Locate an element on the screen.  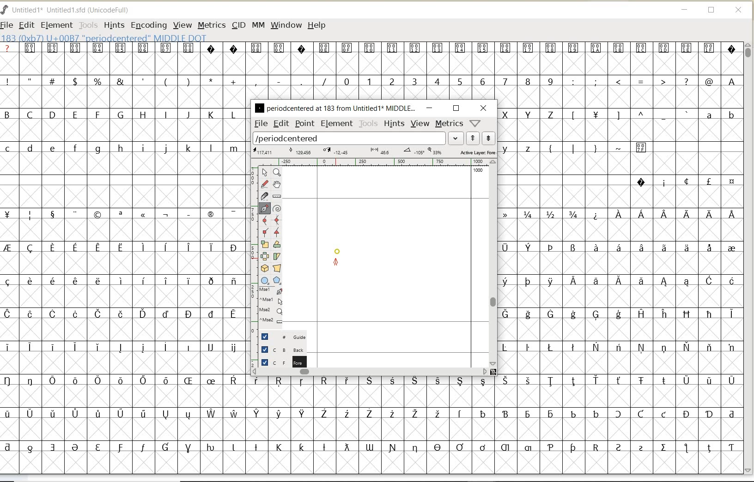
dot is located at coordinates (337, 250).